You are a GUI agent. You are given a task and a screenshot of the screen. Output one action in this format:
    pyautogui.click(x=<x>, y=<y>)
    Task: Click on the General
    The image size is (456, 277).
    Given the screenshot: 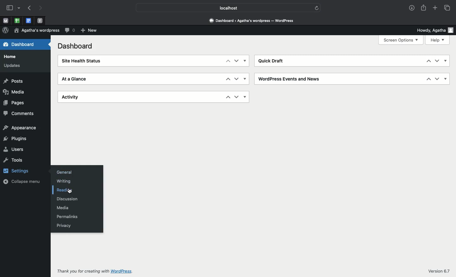 What is the action you would take?
    pyautogui.click(x=62, y=172)
    